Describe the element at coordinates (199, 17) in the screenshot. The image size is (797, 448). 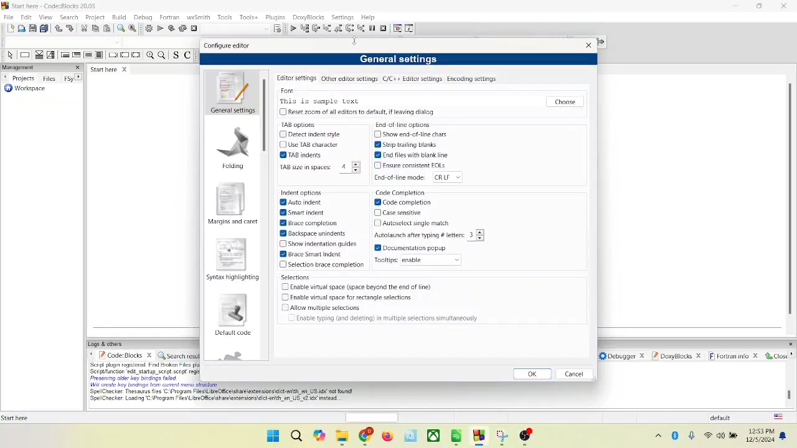
I see `wxSmith` at that location.